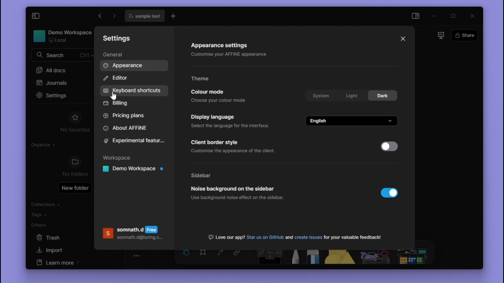 Image resolution: width=504 pixels, height=283 pixels. Describe the element at coordinates (116, 55) in the screenshot. I see `General` at that location.